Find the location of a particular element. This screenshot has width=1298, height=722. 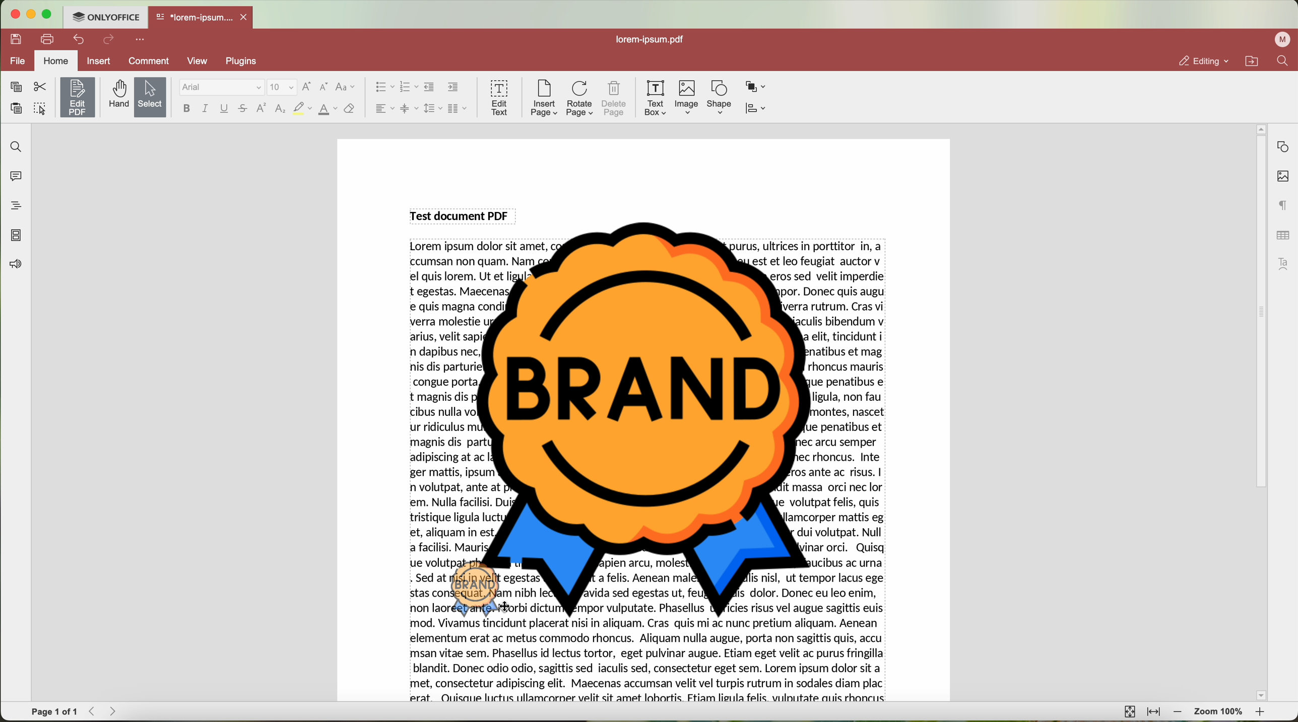

paragraph settings is located at coordinates (1284, 205).